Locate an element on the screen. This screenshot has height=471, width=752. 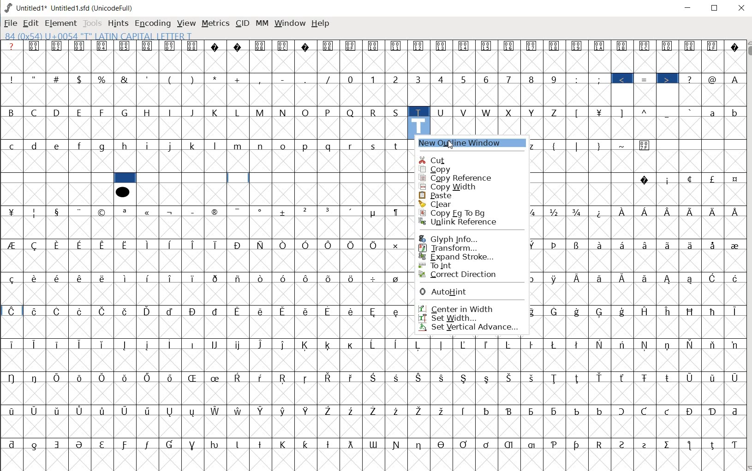
encoding is located at coordinates (152, 24).